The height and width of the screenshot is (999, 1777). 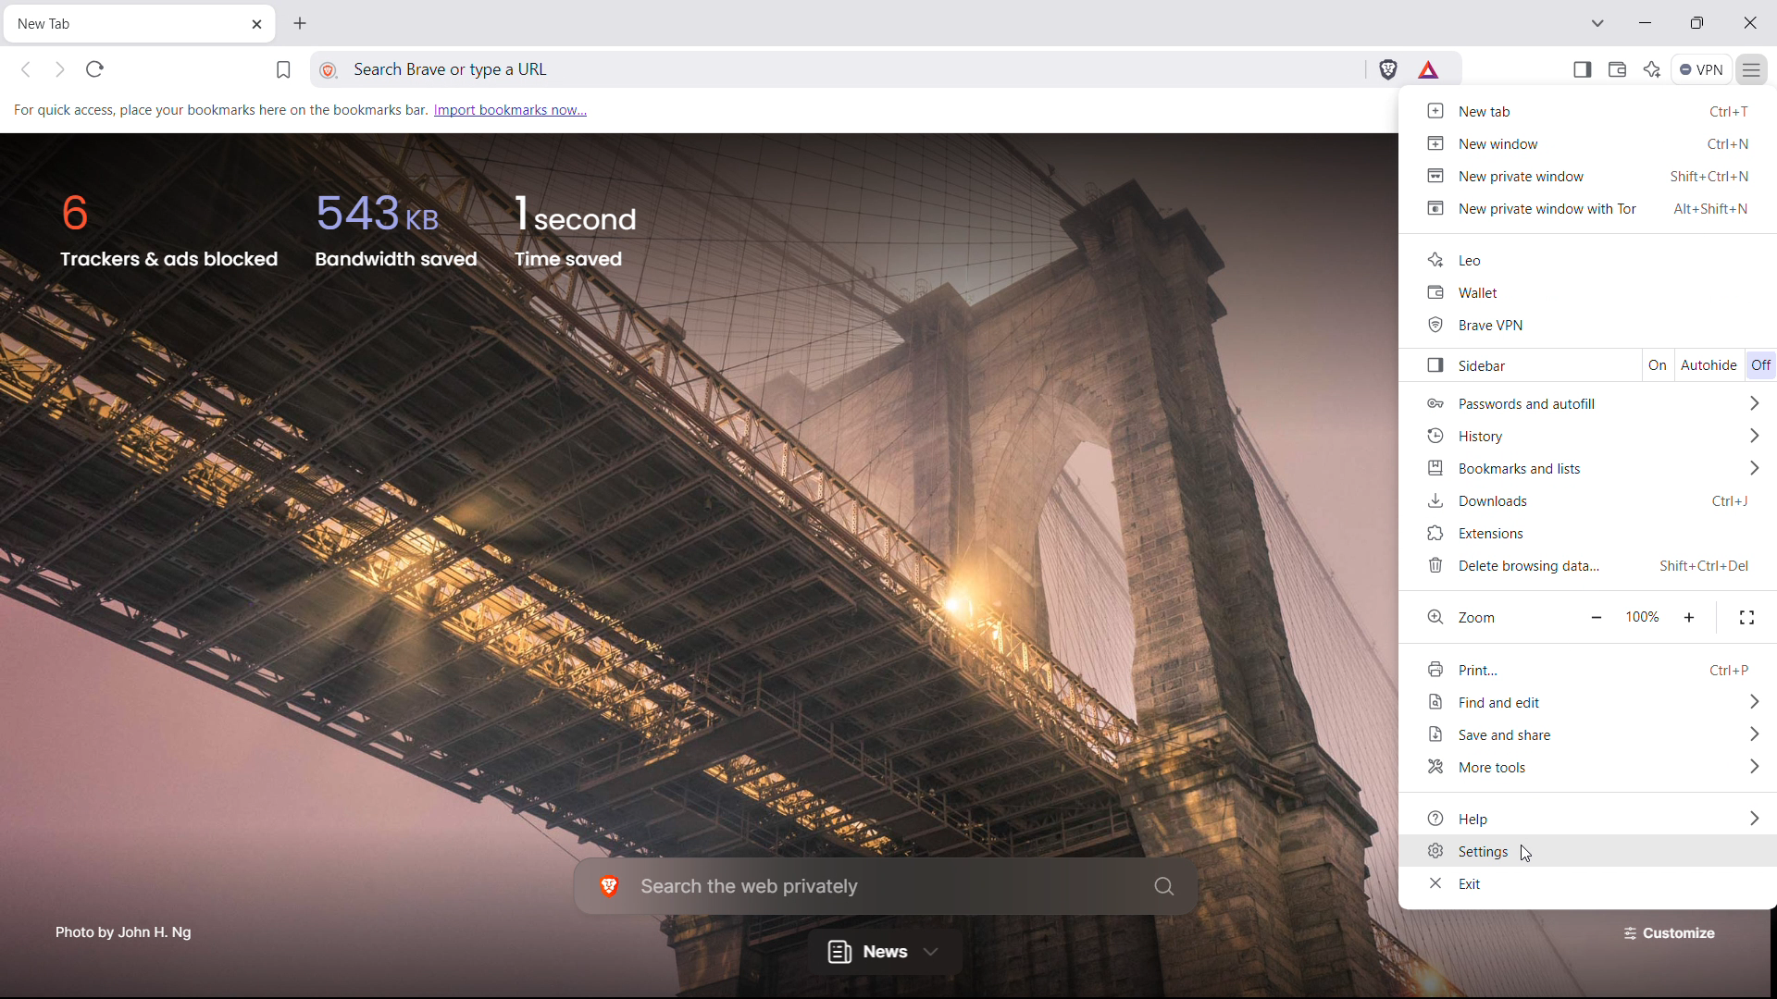 I want to click on zoom in, so click(x=1690, y=620).